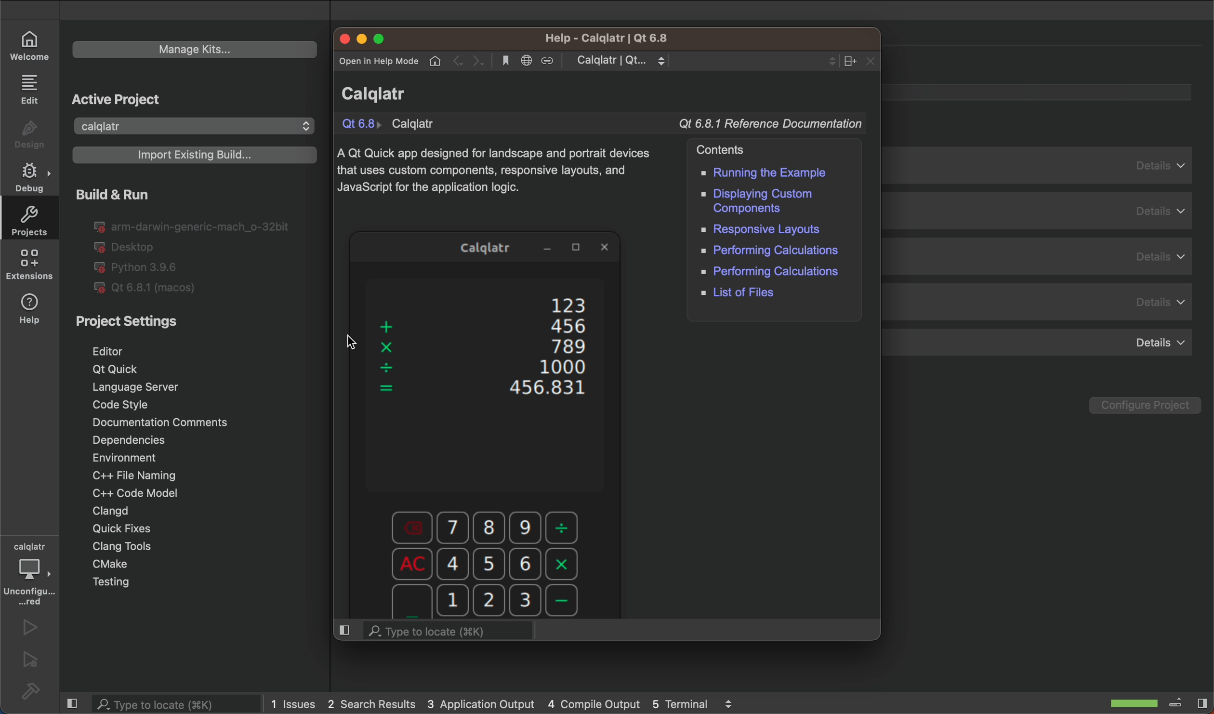  I want to click on clang tools, so click(120, 546).